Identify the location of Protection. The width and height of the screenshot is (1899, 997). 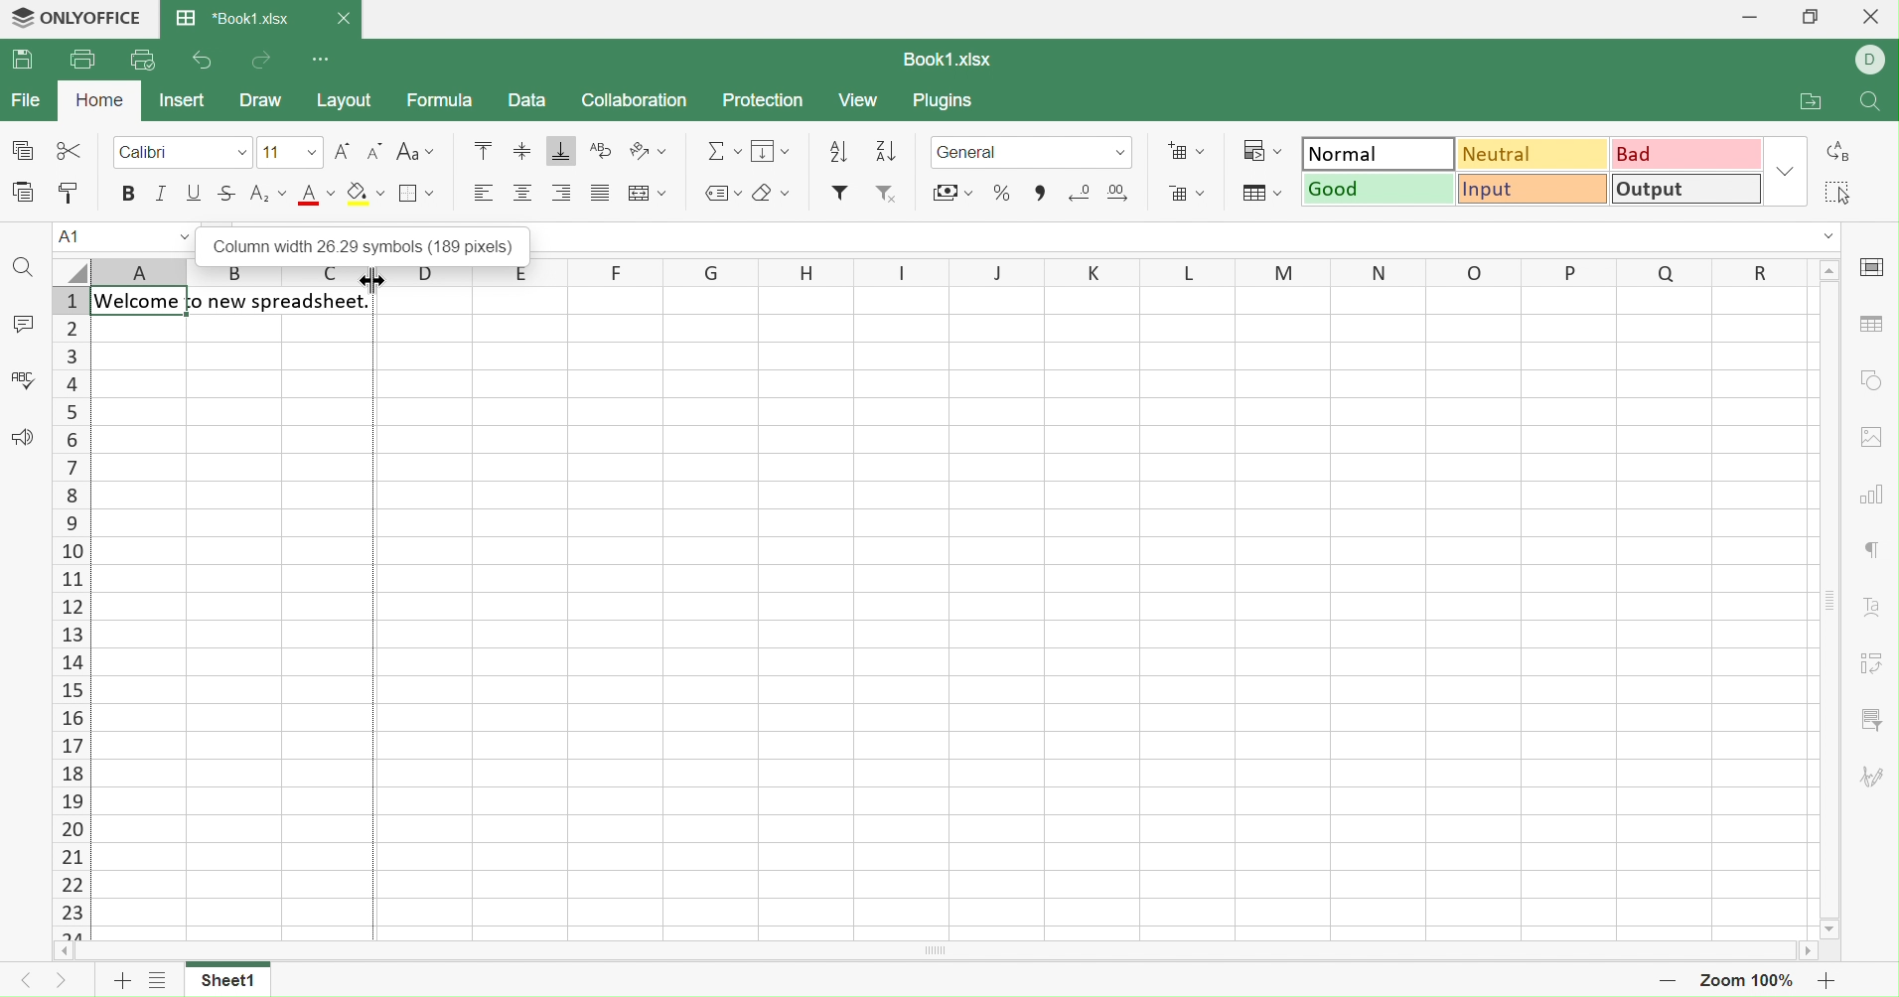
(765, 100).